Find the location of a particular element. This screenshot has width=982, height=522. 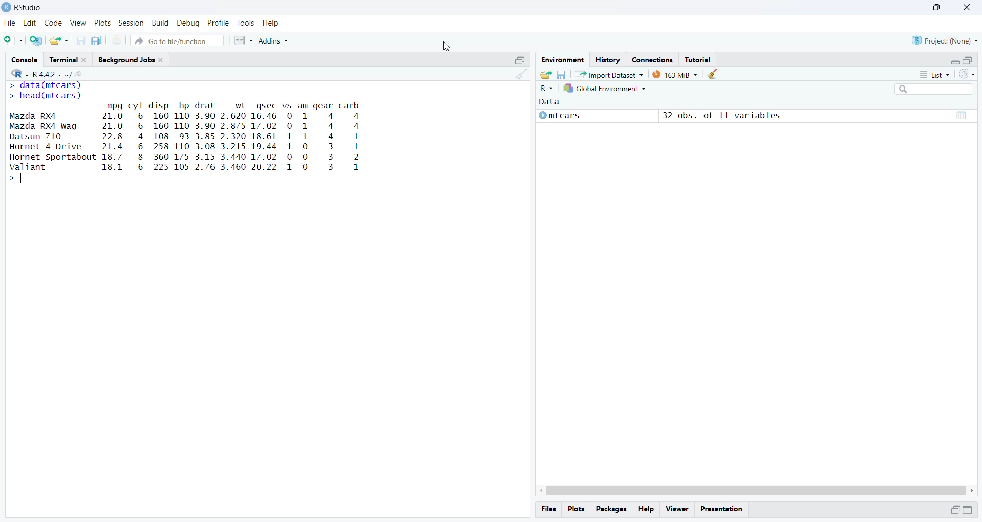

Tutorial is located at coordinates (699, 60).